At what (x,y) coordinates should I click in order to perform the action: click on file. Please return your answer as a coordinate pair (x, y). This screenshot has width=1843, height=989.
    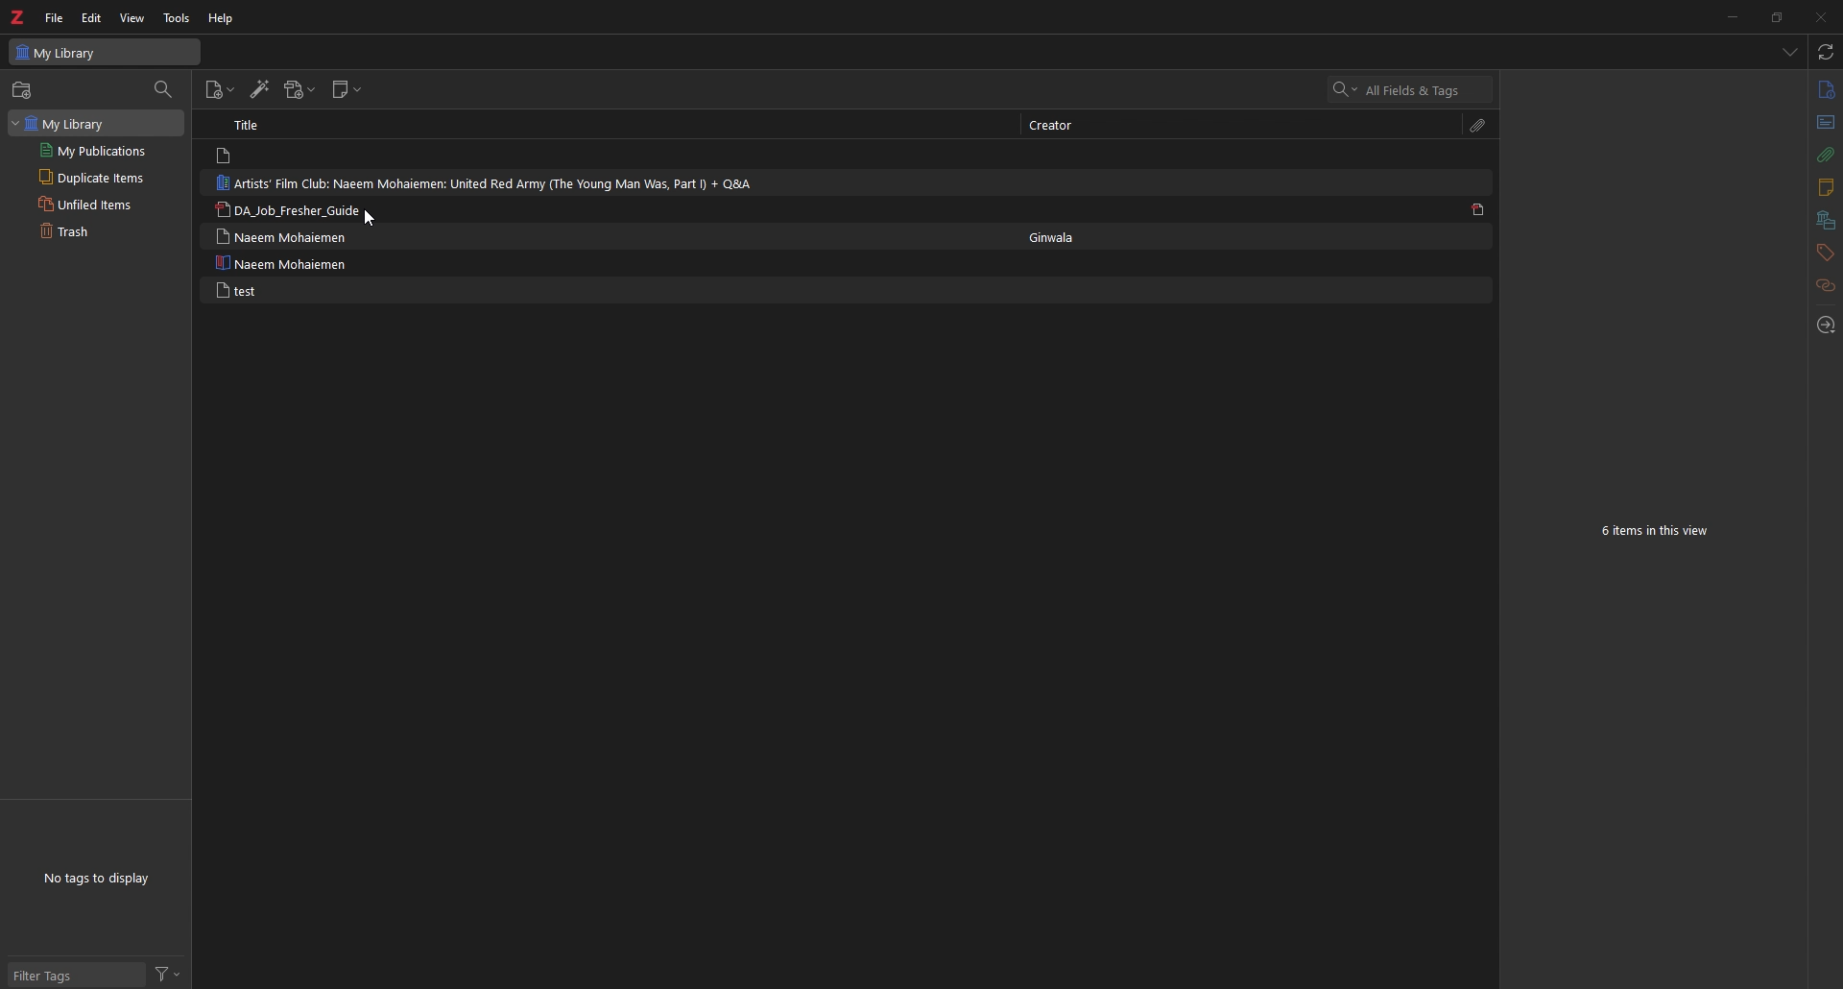
    Looking at the image, I should click on (57, 18).